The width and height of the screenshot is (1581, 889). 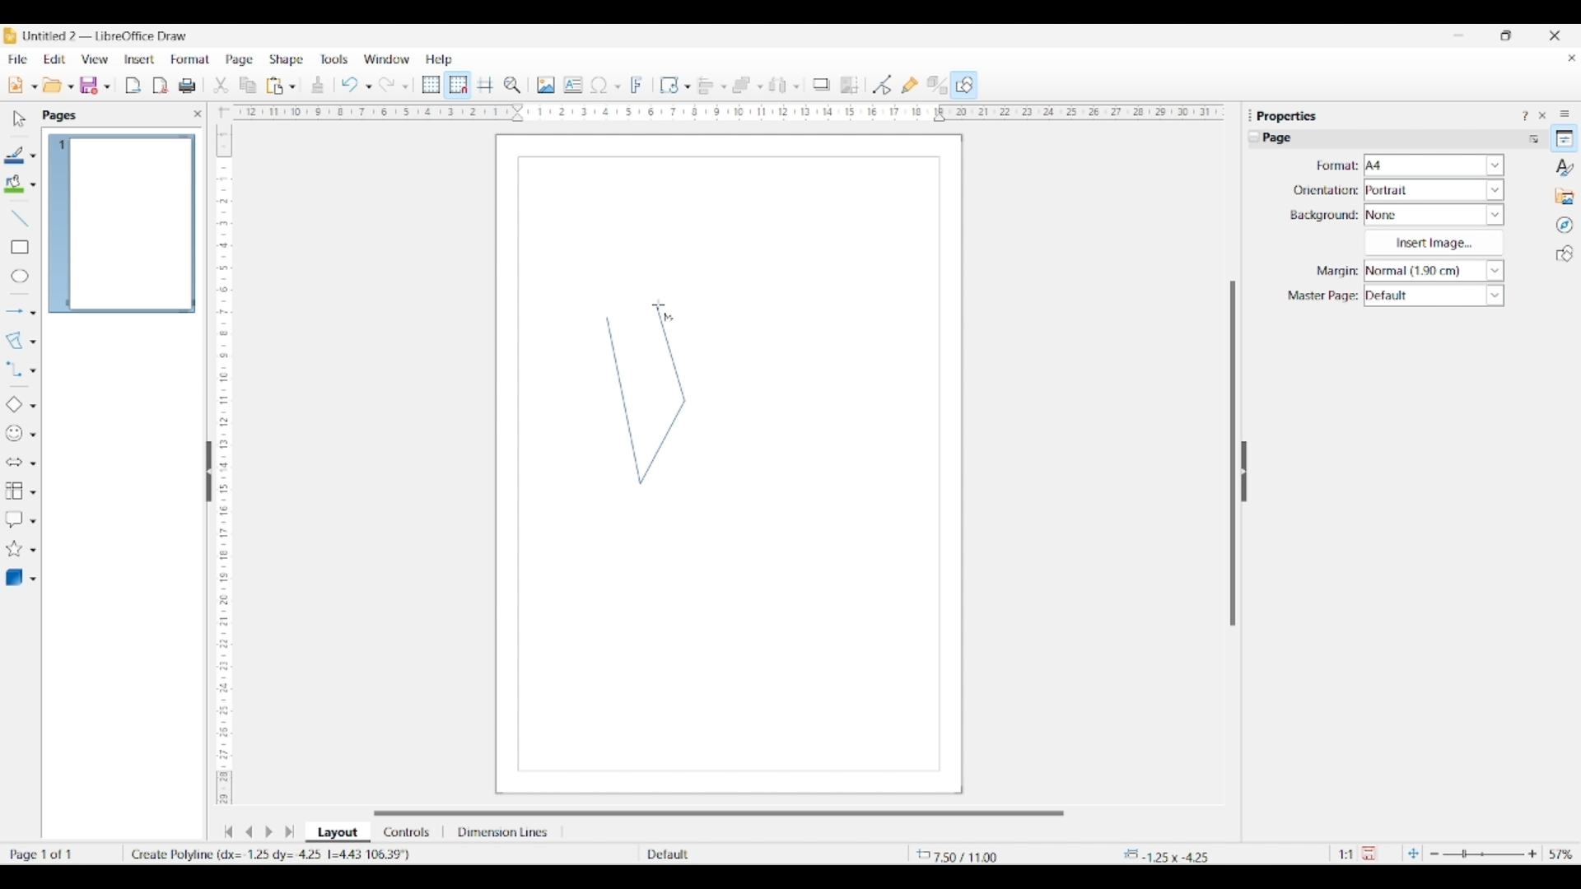 I want to click on Paste options, so click(x=292, y=86).